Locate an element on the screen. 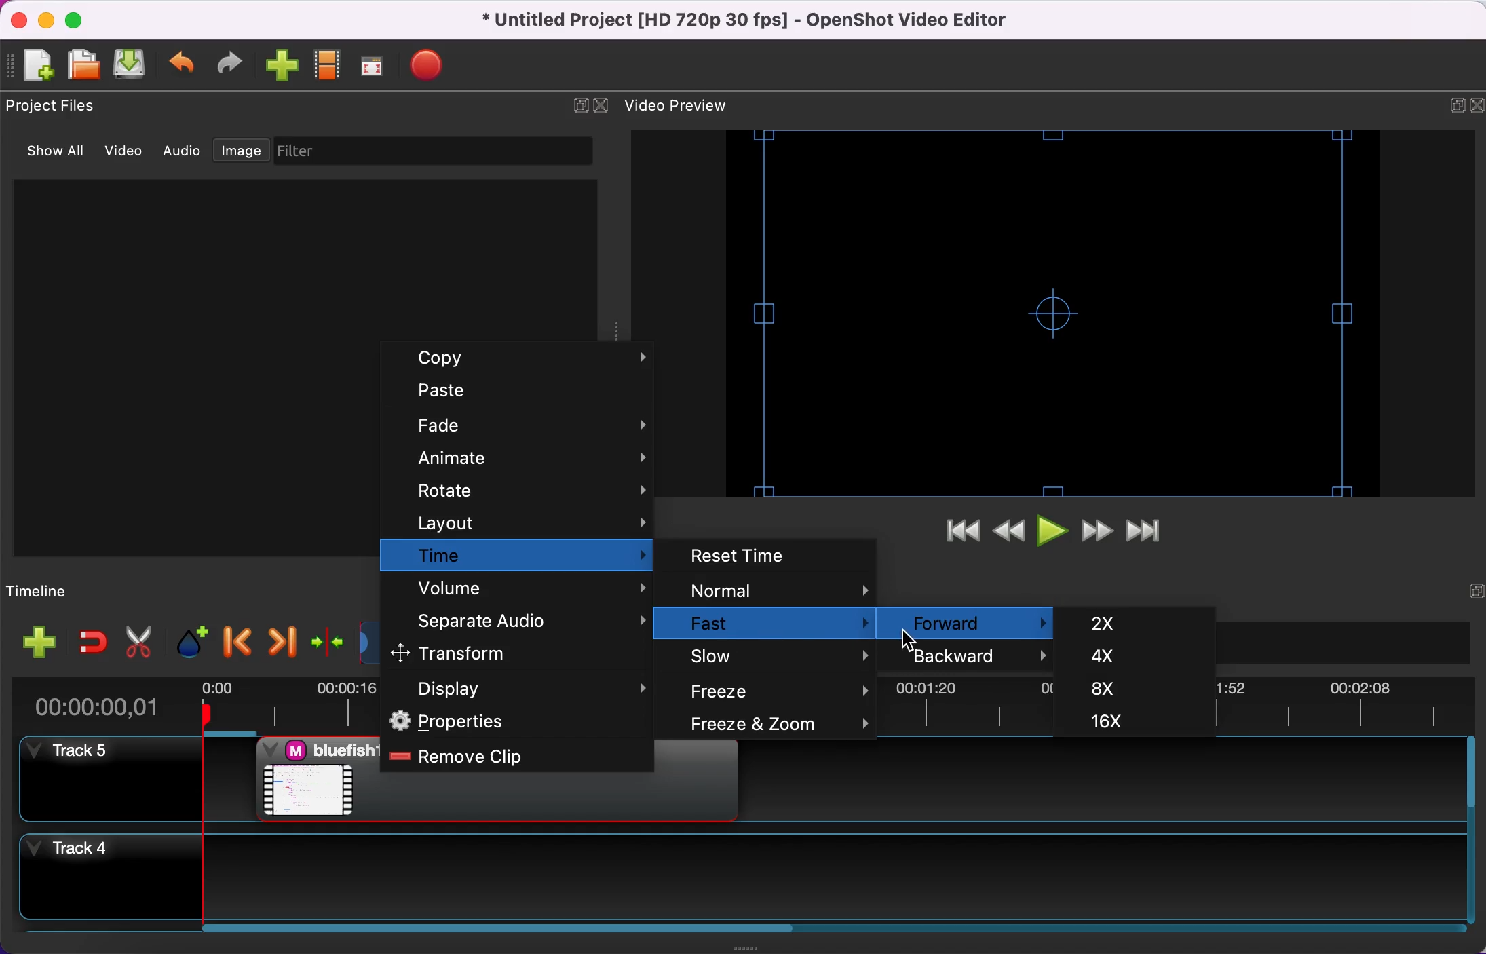 The width and height of the screenshot is (1486, 954). minimize is located at coordinates (47, 19).